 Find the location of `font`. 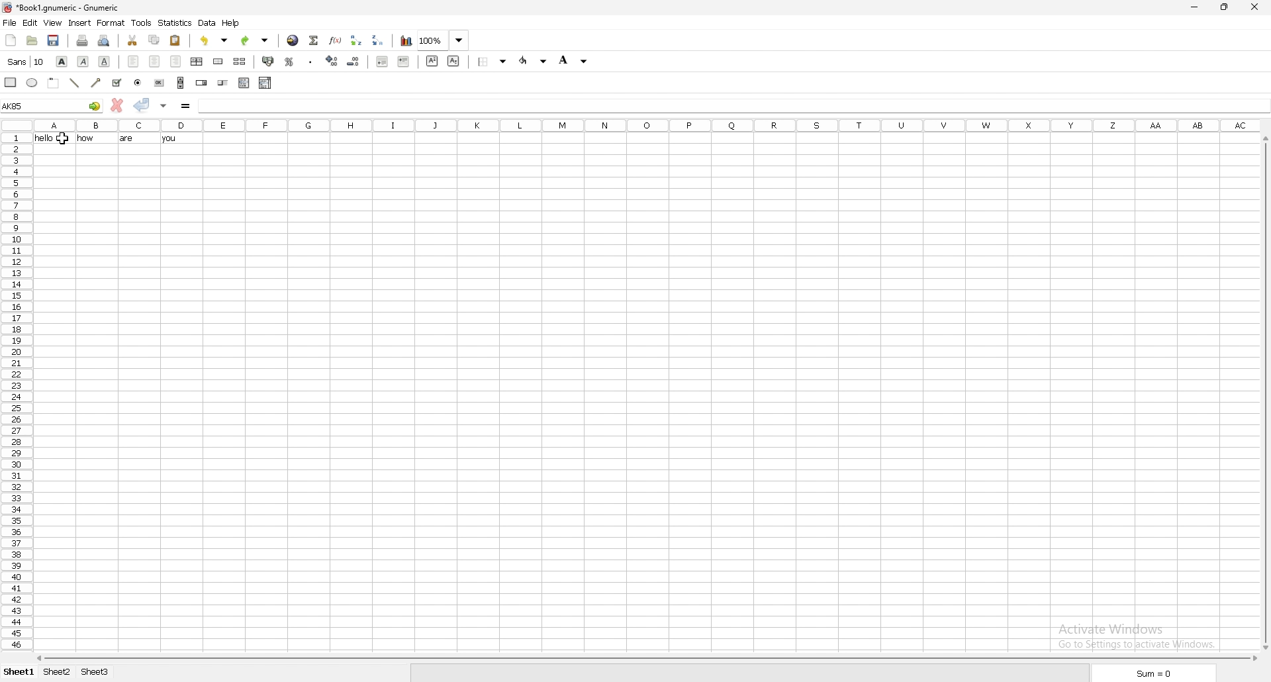

font is located at coordinates (24, 62).